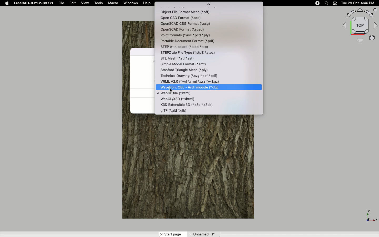 Image resolution: width=379 pixels, height=237 pixels. I want to click on Windows, so click(132, 3).